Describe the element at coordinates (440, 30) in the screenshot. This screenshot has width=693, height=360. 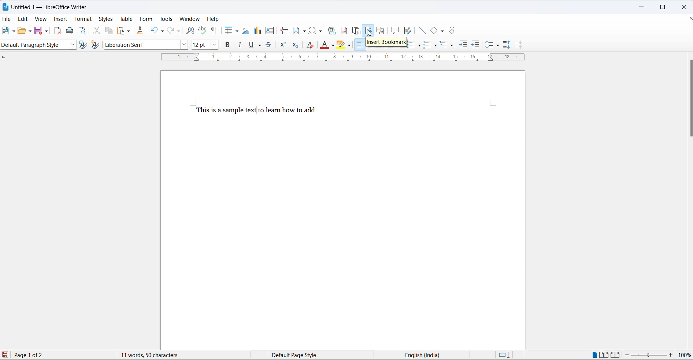
I see `basic shapes options` at that location.